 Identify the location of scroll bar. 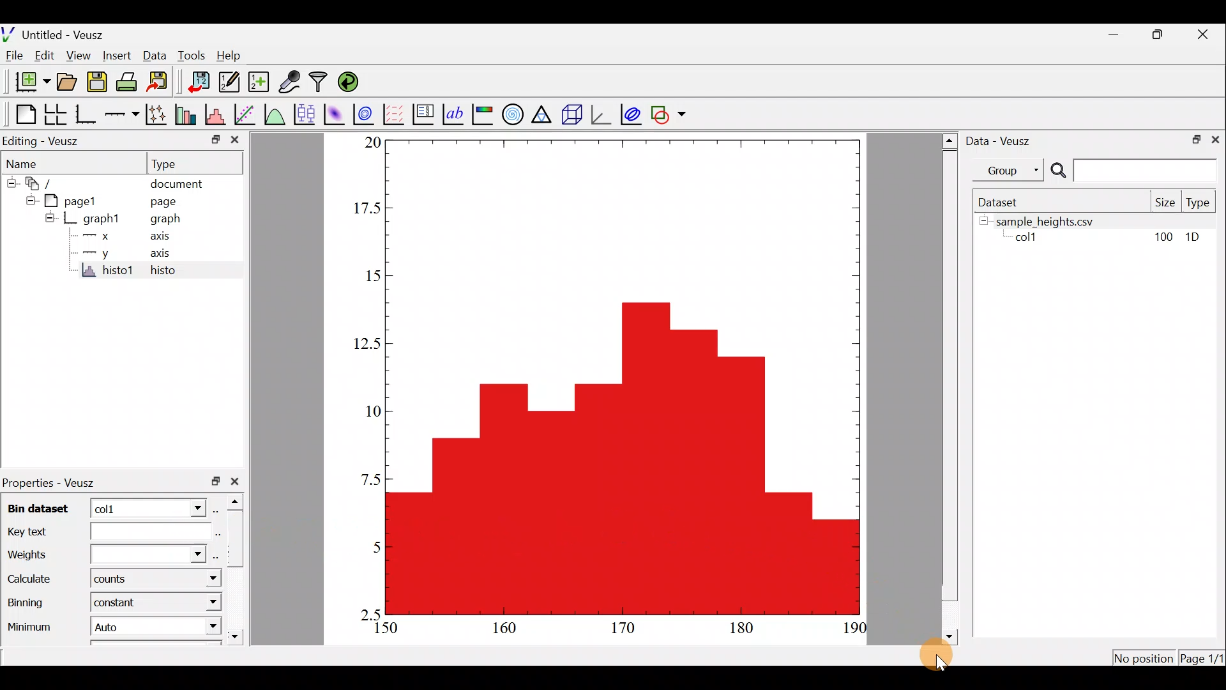
(237, 570).